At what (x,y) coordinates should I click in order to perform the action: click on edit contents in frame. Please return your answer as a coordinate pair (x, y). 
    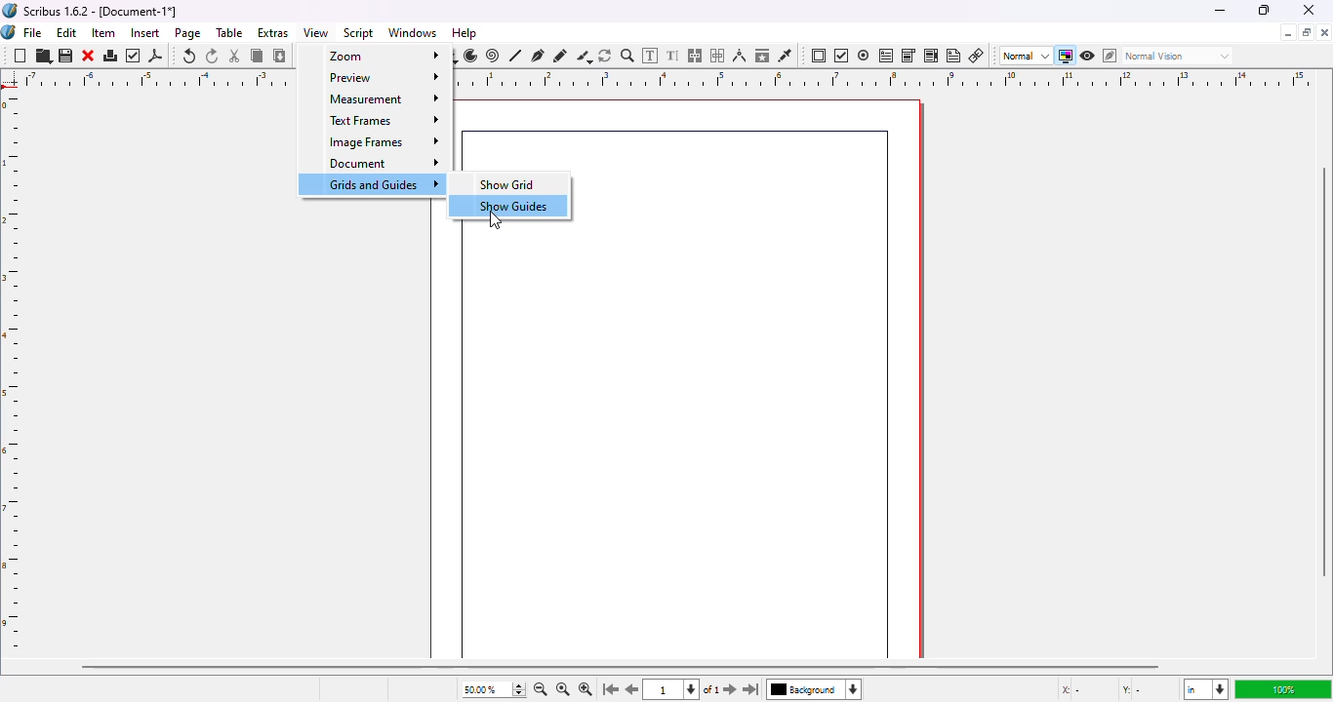
    Looking at the image, I should click on (651, 55).